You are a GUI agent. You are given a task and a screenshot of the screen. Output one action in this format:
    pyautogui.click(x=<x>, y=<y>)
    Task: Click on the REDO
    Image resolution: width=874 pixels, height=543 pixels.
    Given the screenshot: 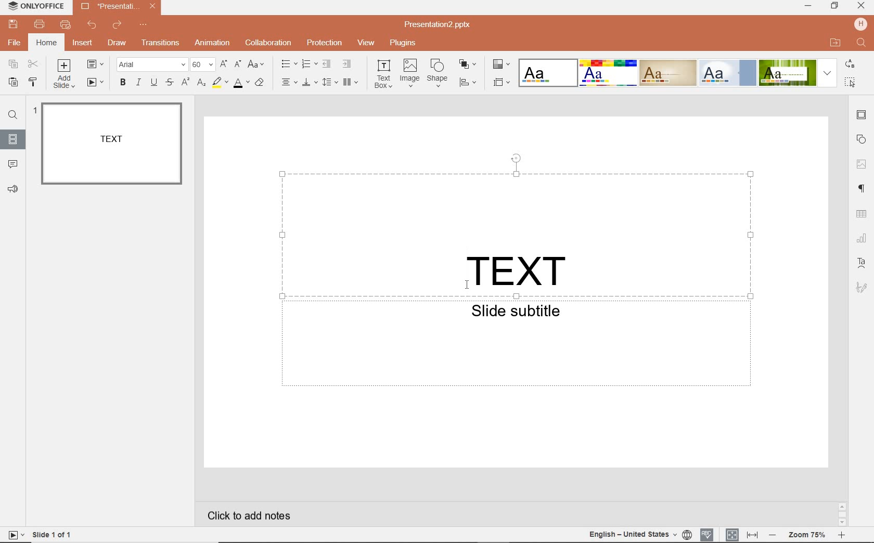 What is the action you would take?
    pyautogui.click(x=115, y=25)
    